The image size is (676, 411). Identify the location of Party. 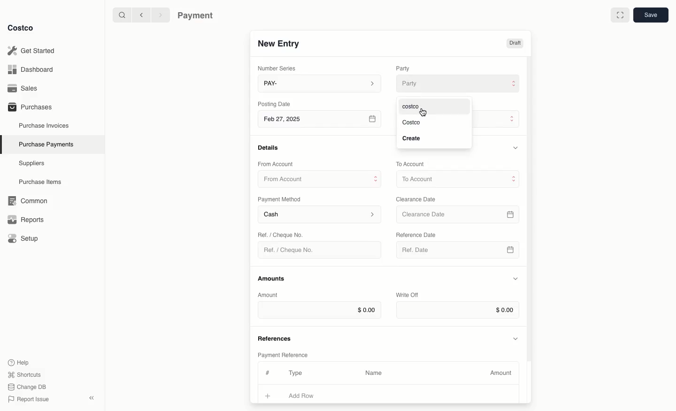
(405, 68).